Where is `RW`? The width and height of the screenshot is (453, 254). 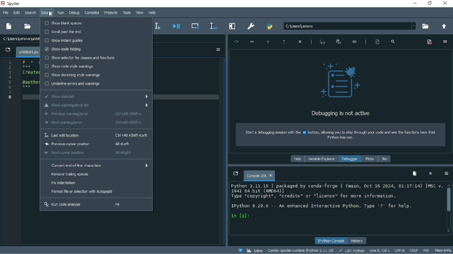
RW is located at coordinates (426, 250).